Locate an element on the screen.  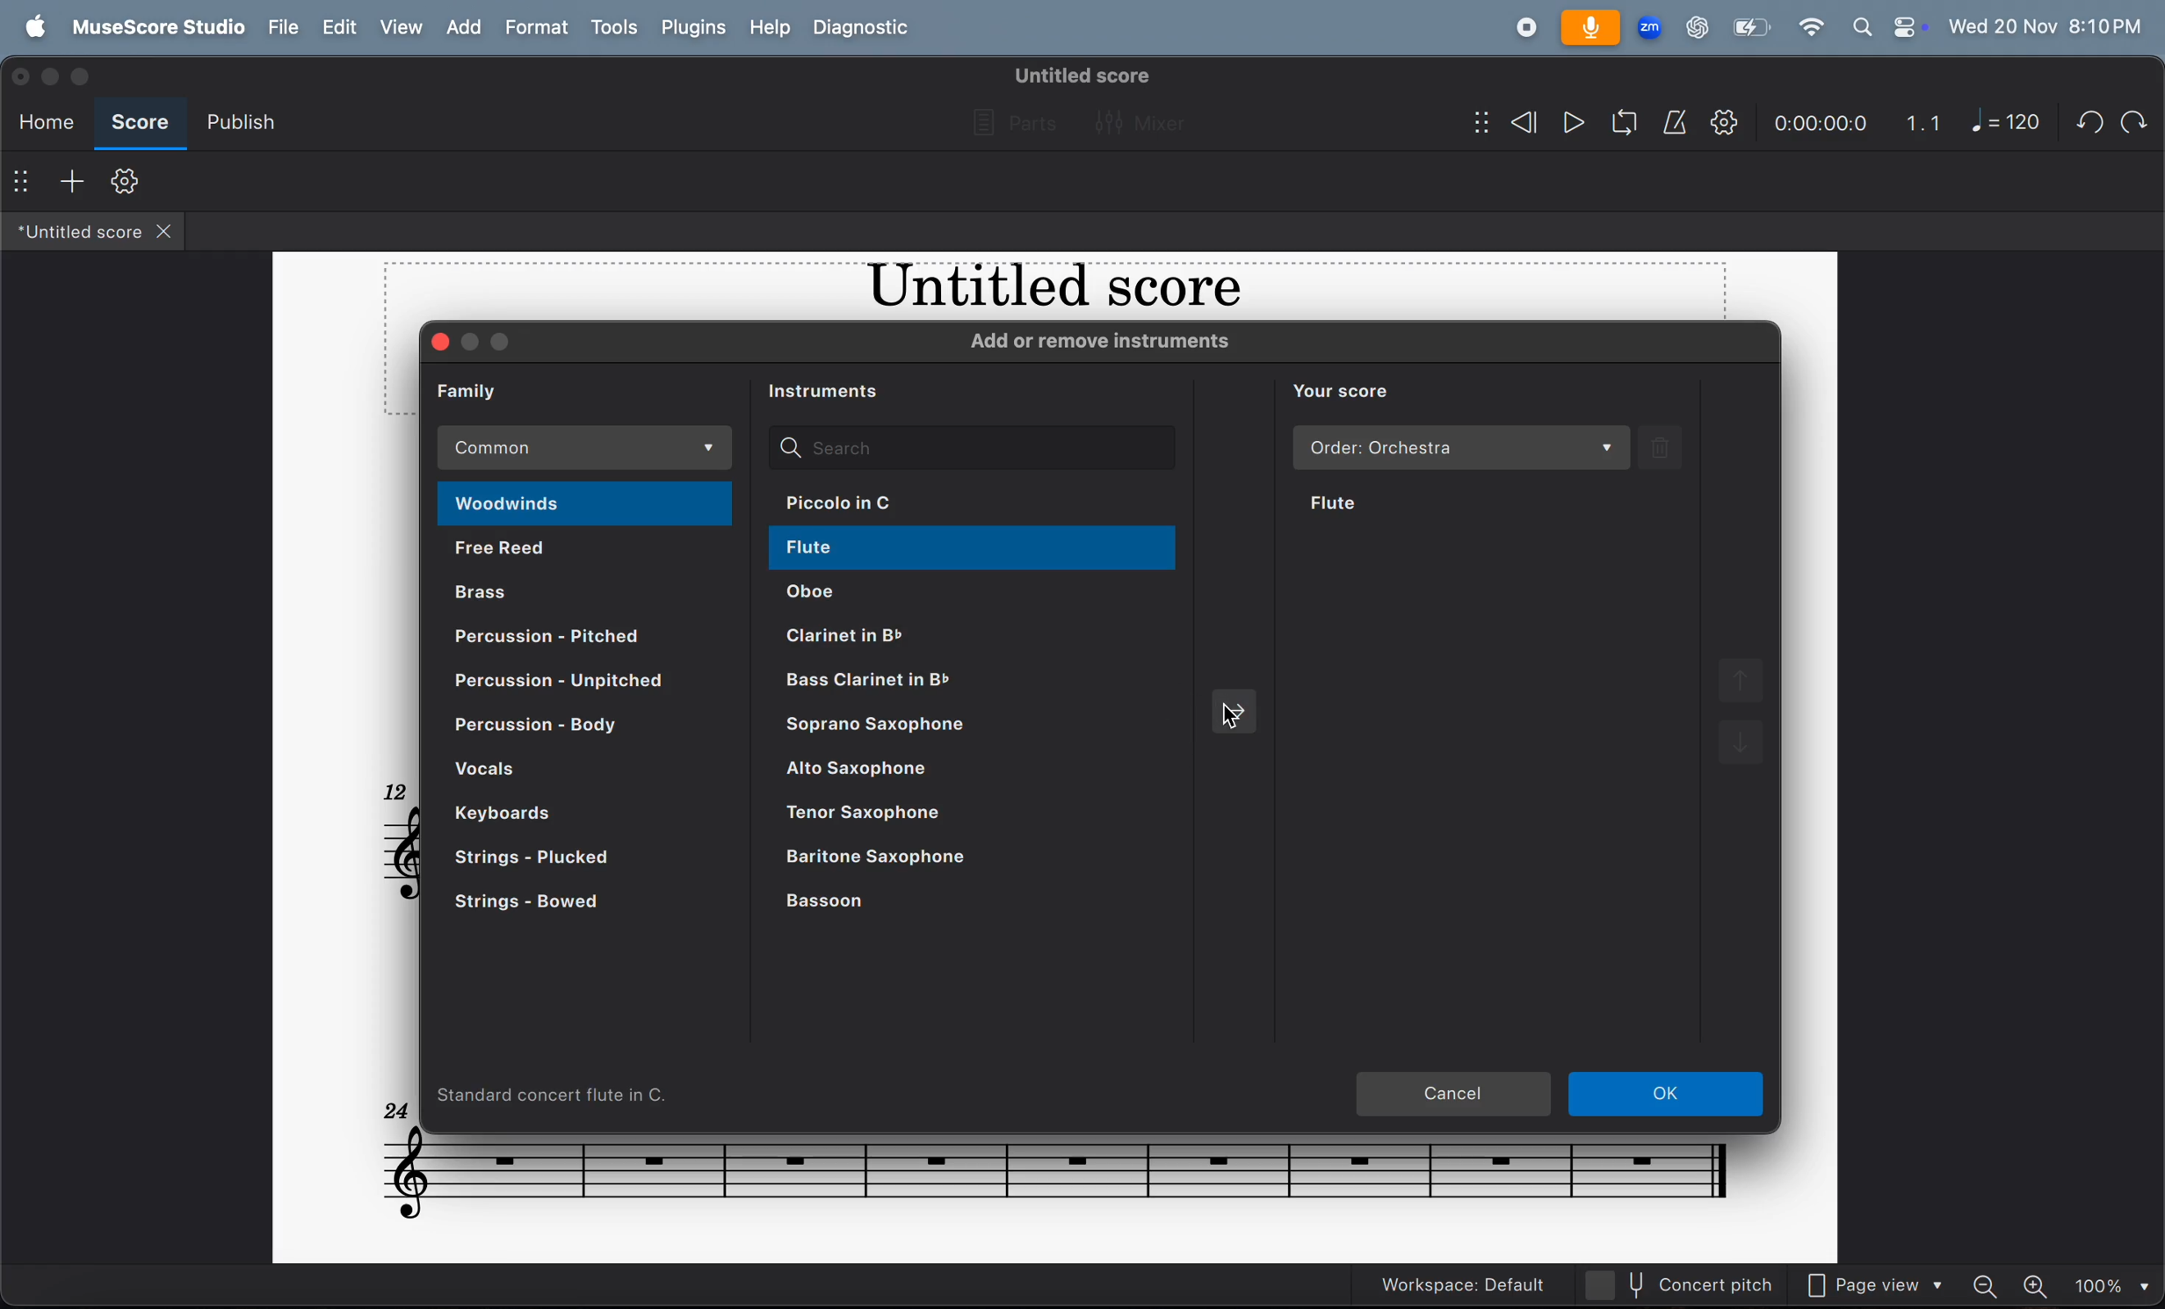
standard concert flute in c. is located at coordinates (580, 1094).